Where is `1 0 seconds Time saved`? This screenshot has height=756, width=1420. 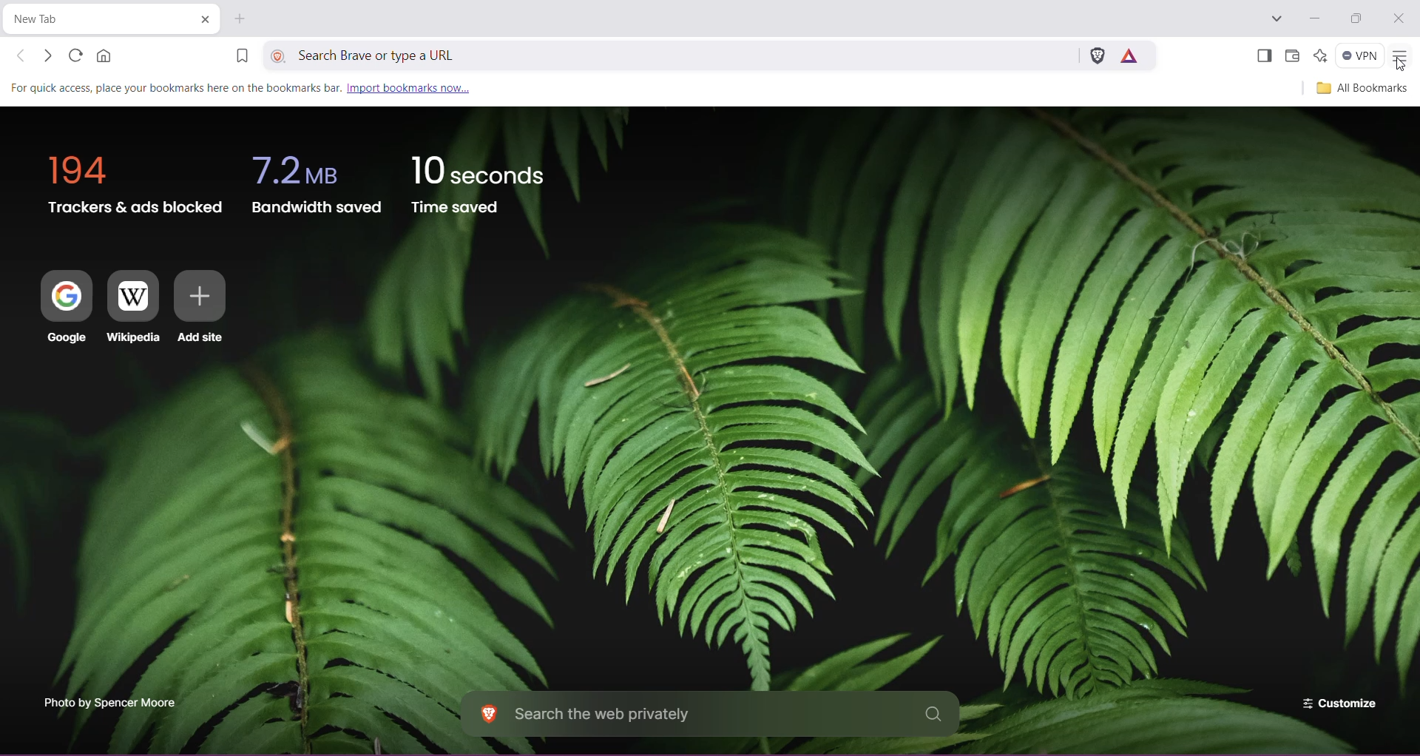
1 0 seconds Time saved is located at coordinates (478, 180).